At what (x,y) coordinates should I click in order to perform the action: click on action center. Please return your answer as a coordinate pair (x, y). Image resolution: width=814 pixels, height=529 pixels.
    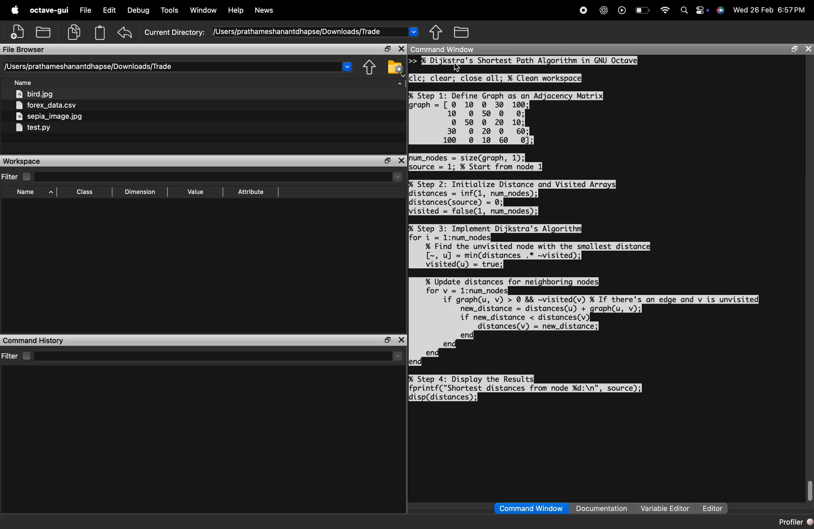
    Looking at the image, I should click on (704, 11).